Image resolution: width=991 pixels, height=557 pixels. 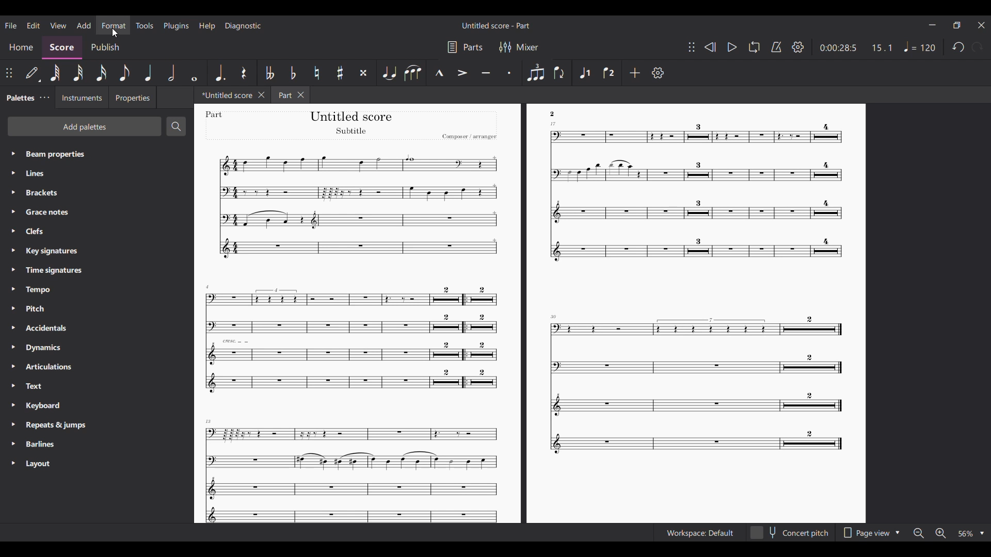 What do you see at coordinates (354, 132) in the screenshot?
I see `` at bounding box center [354, 132].